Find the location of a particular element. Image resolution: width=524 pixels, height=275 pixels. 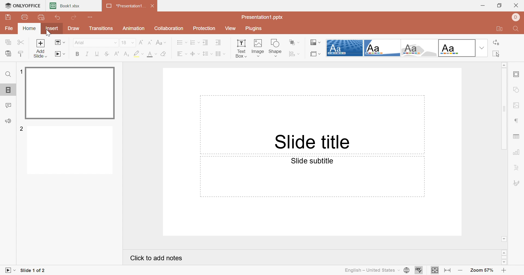

Customize Quick AcessToolbar is located at coordinates (91, 16).